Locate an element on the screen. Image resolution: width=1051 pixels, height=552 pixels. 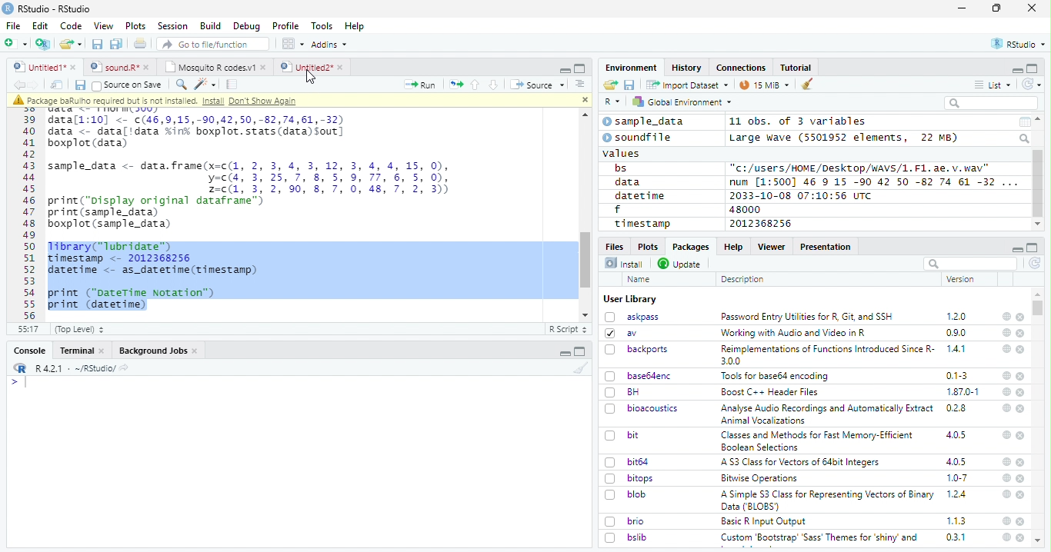
Console is located at coordinates (29, 351).